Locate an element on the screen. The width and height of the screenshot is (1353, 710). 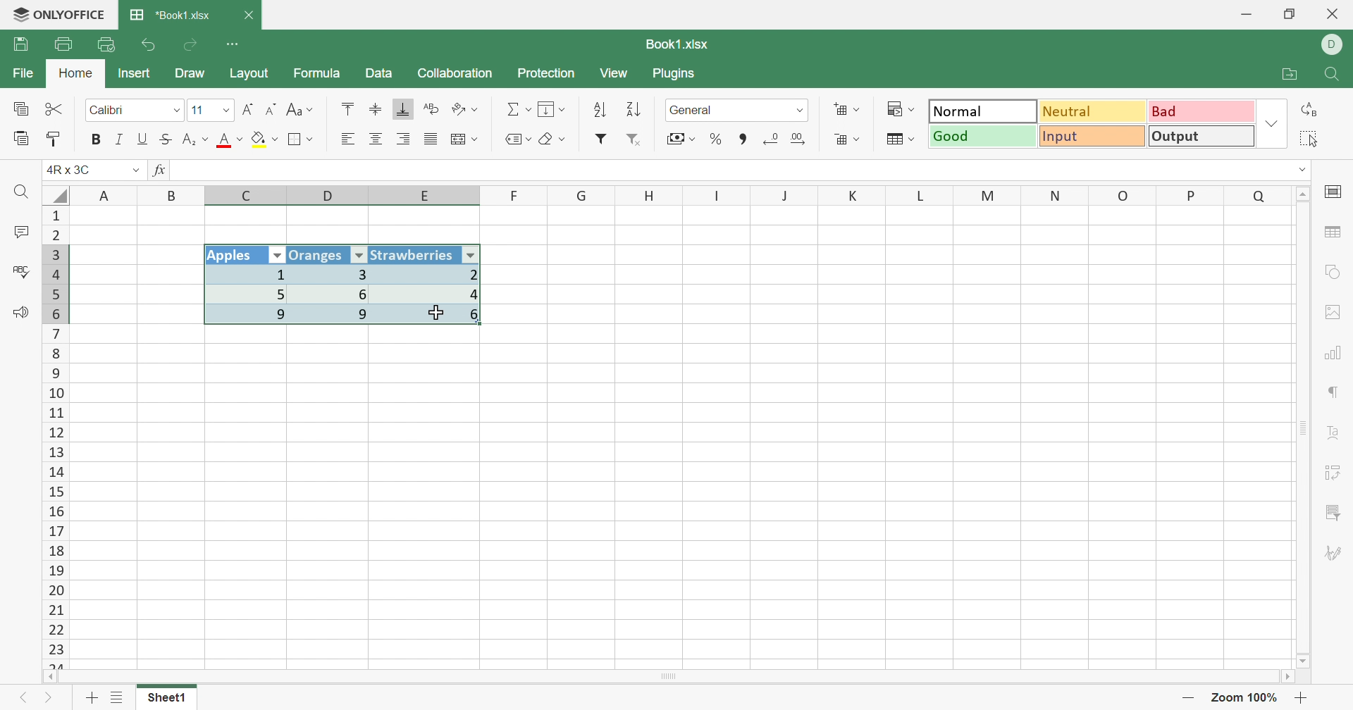
G is located at coordinates (583, 195).